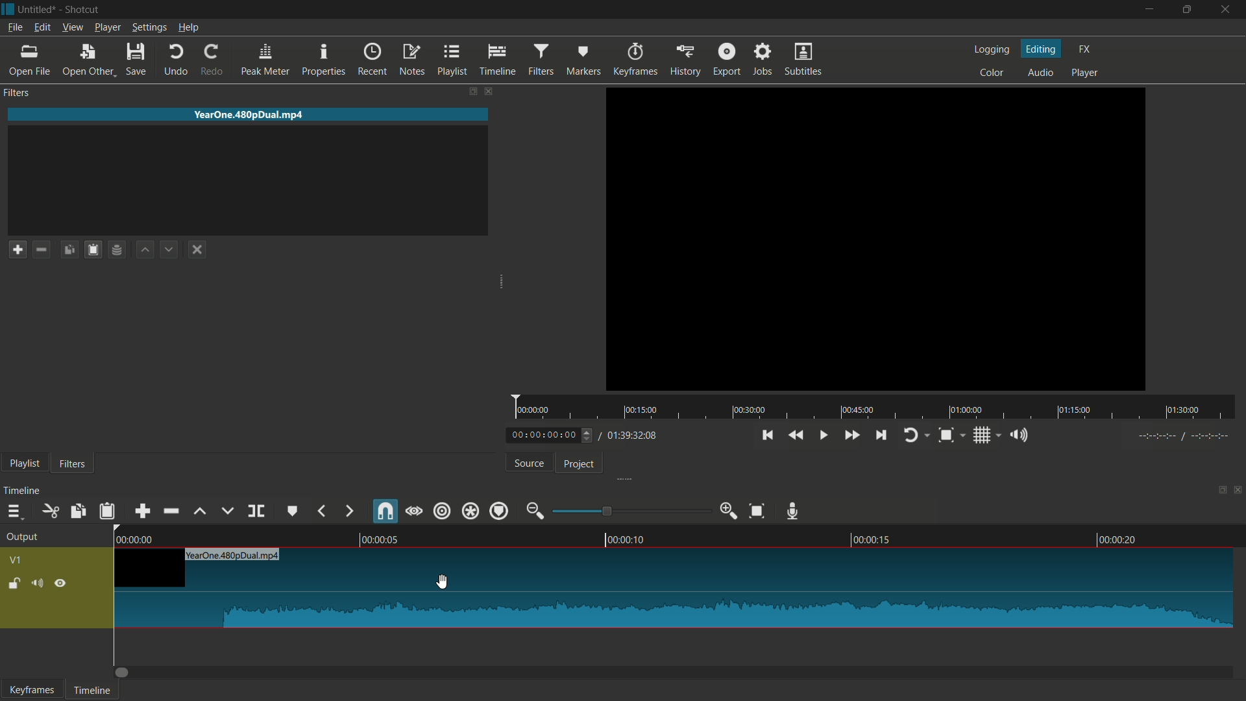 Image resolution: width=1246 pixels, height=701 pixels. Describe the element at coordinates (138, 538) in the screenshot. I see `00:00:00` at that location.